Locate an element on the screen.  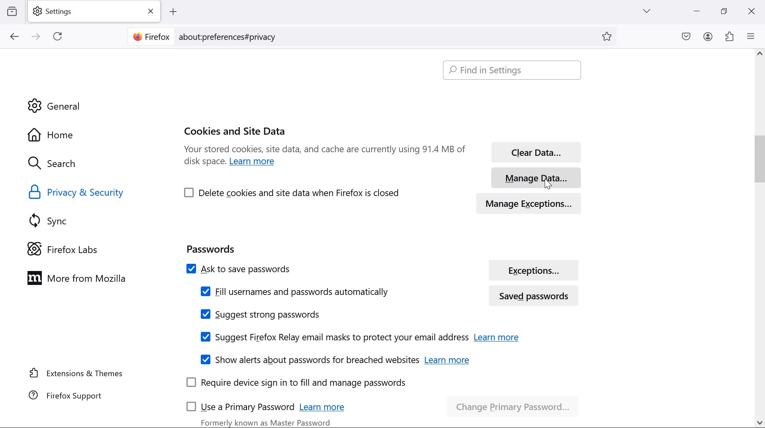
Privacy & security is located at coordinates (78, 192).